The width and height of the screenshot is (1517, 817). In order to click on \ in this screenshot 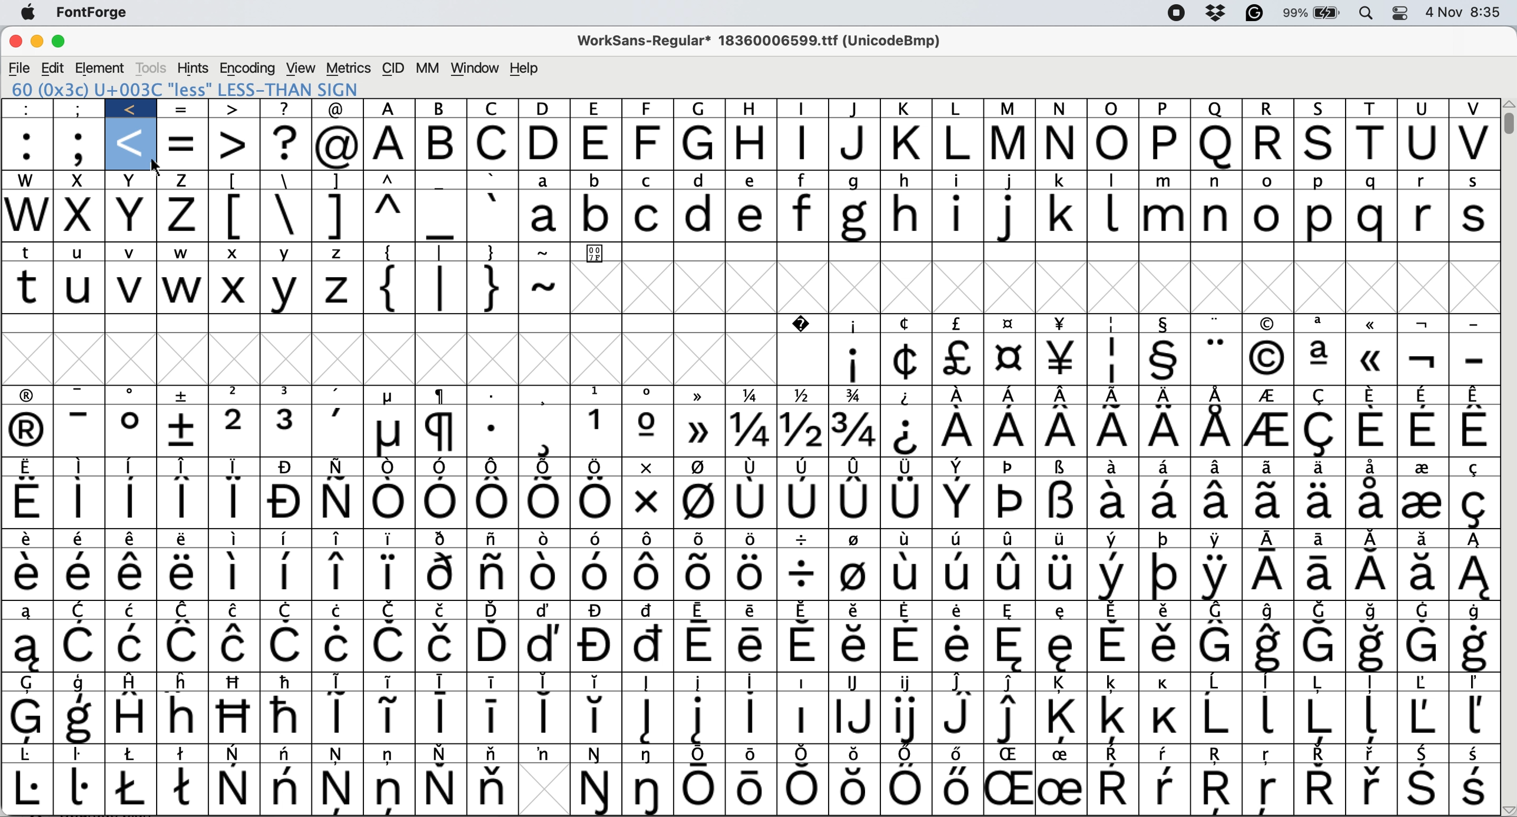, I will do `click(286, 180)`.